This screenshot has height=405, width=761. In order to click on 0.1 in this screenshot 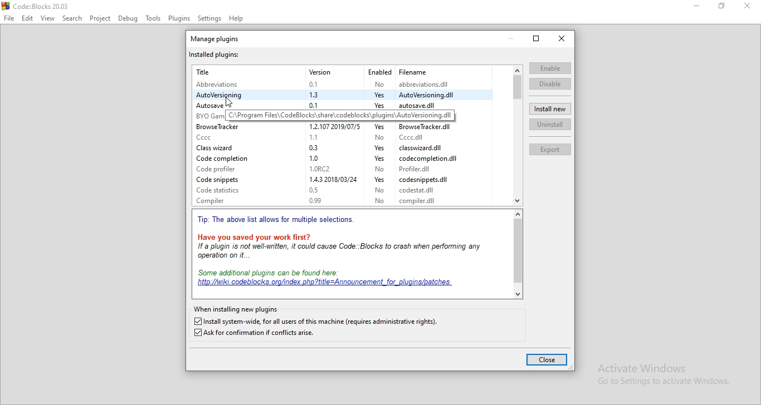, I will do `click(317, 83)`.